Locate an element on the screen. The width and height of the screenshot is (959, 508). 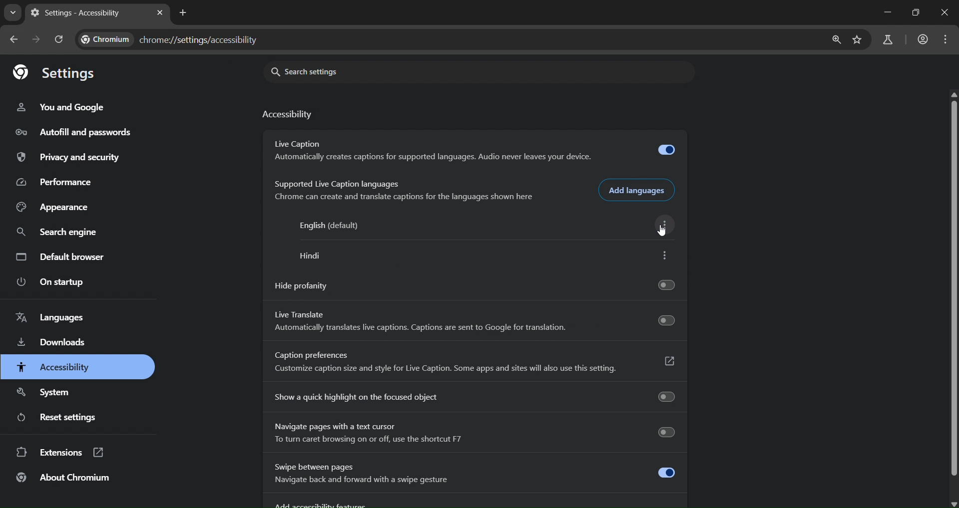
close tab is located at coordinates (159, 13).